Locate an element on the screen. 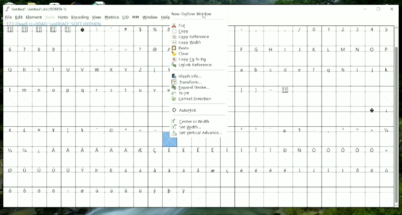 This screenshot has width=402, height=215. cursor is located at coordinates (205, 17).